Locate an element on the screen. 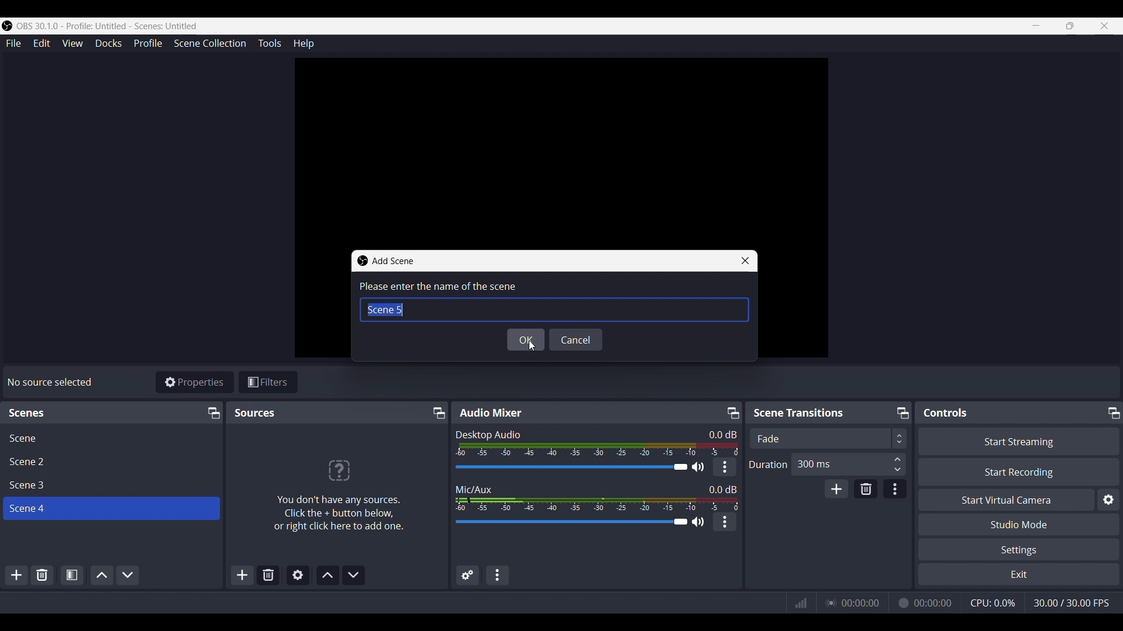  Help is located at coordinates (303, 43).